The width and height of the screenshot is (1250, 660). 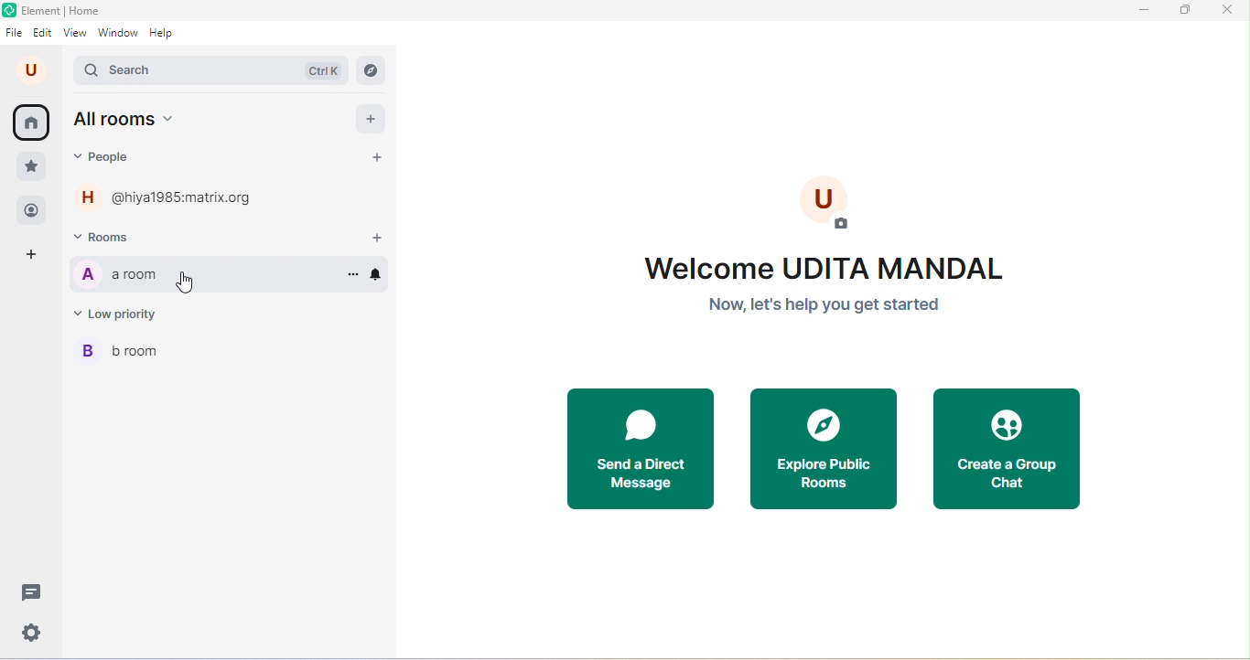 I want to click on rooms, so click(x=106, y=235).